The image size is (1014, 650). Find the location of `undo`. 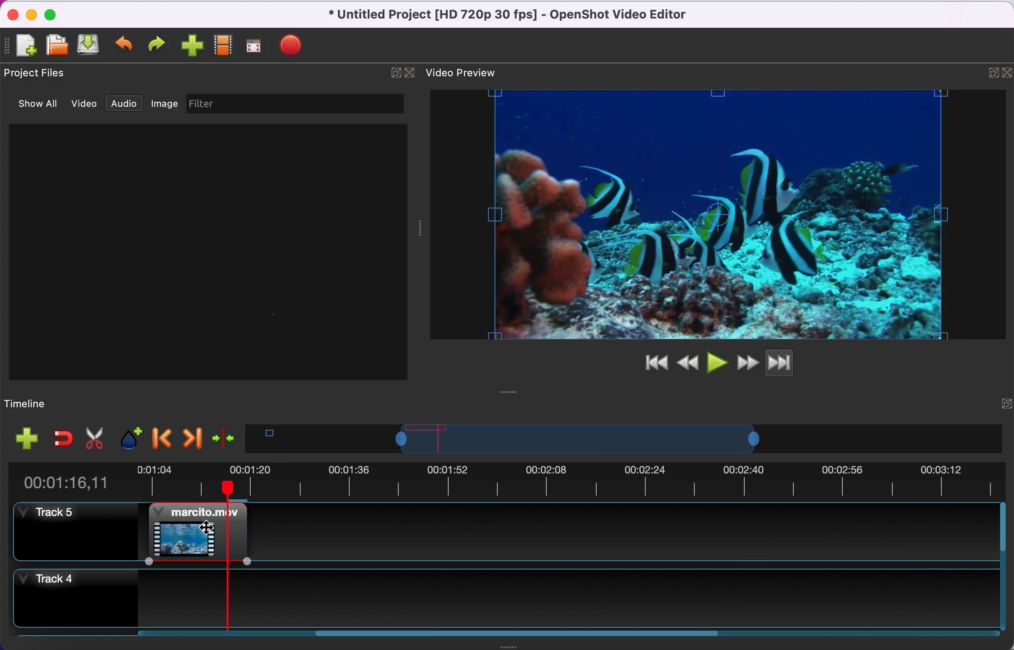

undo is located at coordinates (125, 46).